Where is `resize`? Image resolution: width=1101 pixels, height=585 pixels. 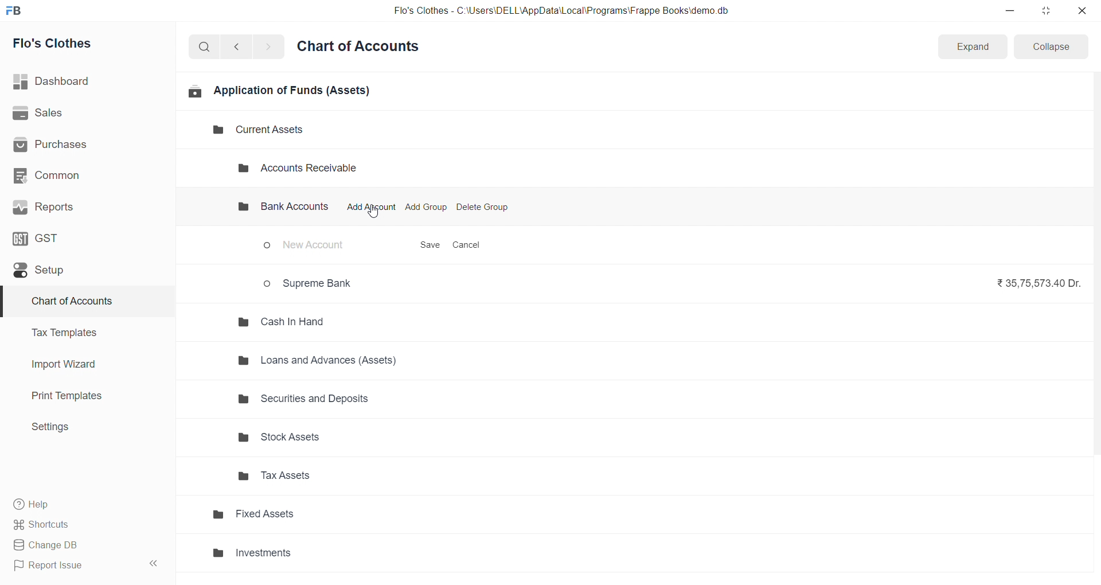 resize is located at coordinates (1045, 10).